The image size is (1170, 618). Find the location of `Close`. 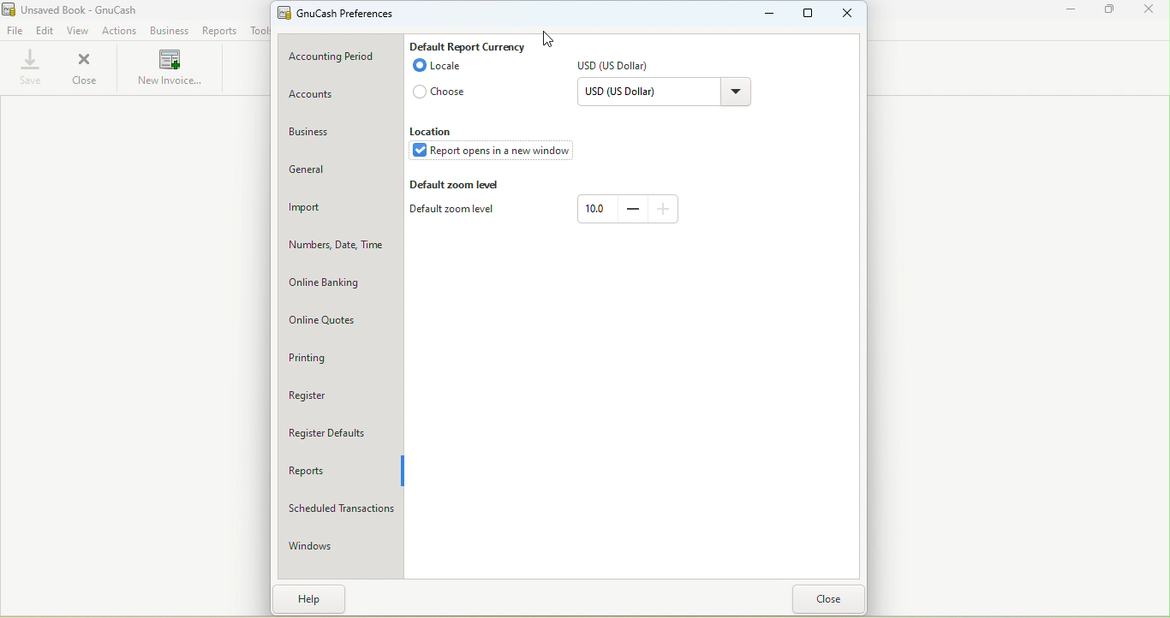

Close is located at coordinates (848, 13).